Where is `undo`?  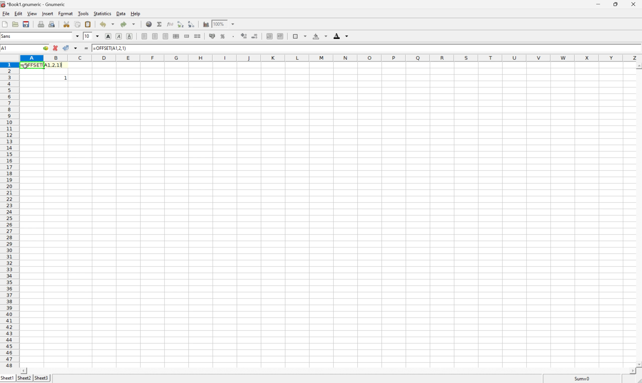 undo is located at coordinates (107, 24).